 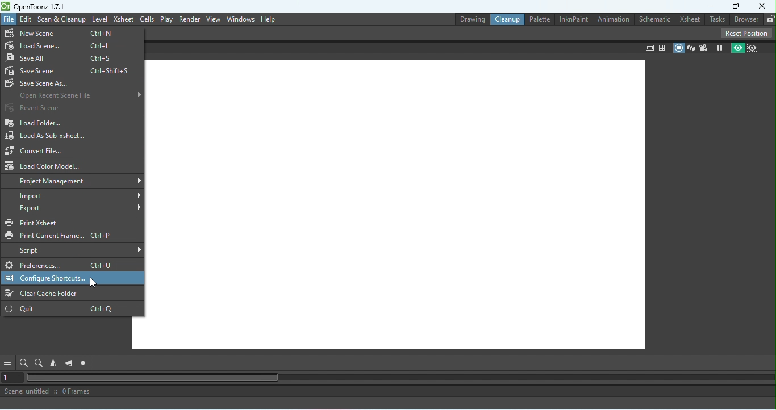 What do you see at coordinates (403, 206) in the screenshot?
I see `Canvas` at bounding box center [403, 206].